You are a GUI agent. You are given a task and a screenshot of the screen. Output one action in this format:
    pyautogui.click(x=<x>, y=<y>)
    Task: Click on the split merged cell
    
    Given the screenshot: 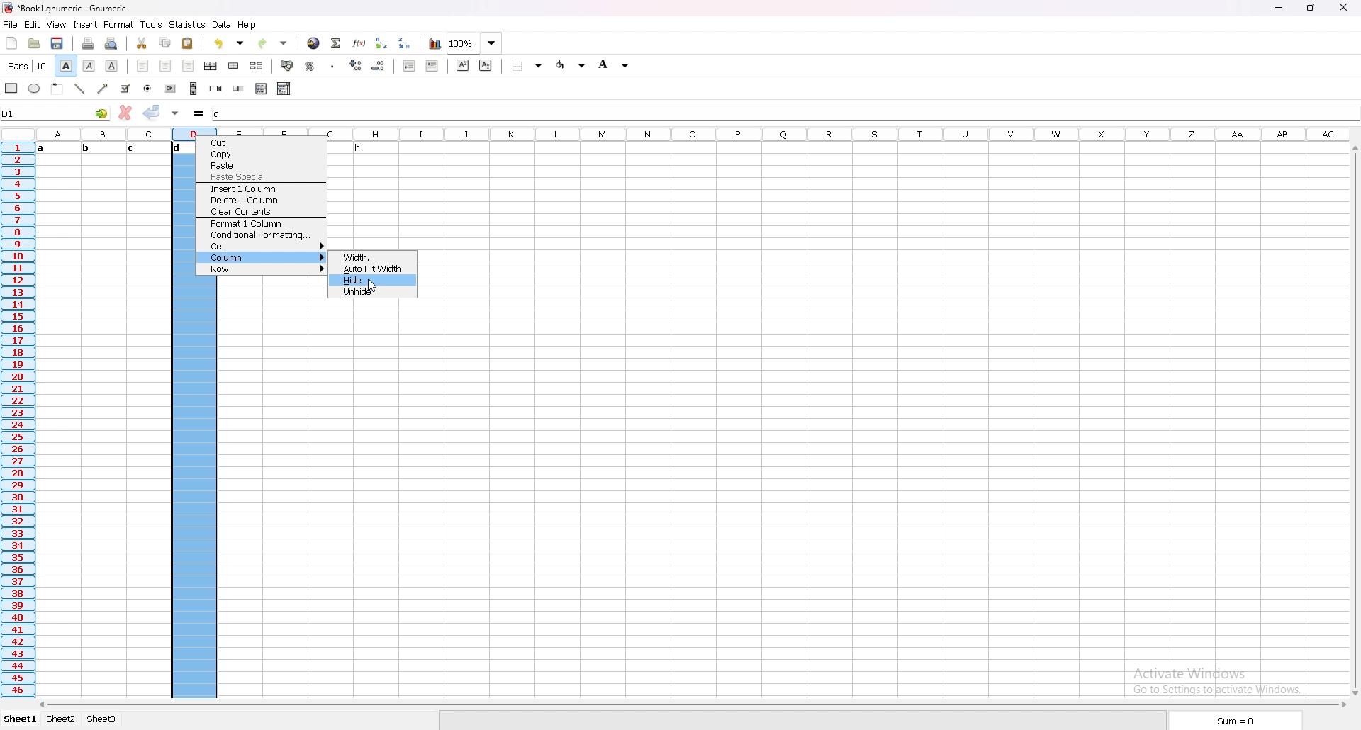 What is the action you would take?
    pyautogui.click(x=257, y=65)
    